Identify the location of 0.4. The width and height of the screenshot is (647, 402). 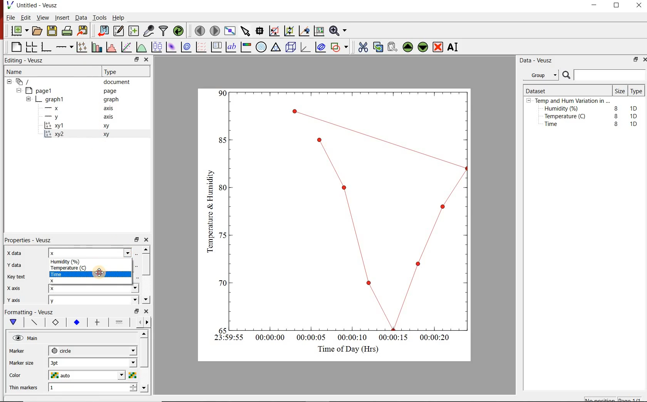
(223, 235).